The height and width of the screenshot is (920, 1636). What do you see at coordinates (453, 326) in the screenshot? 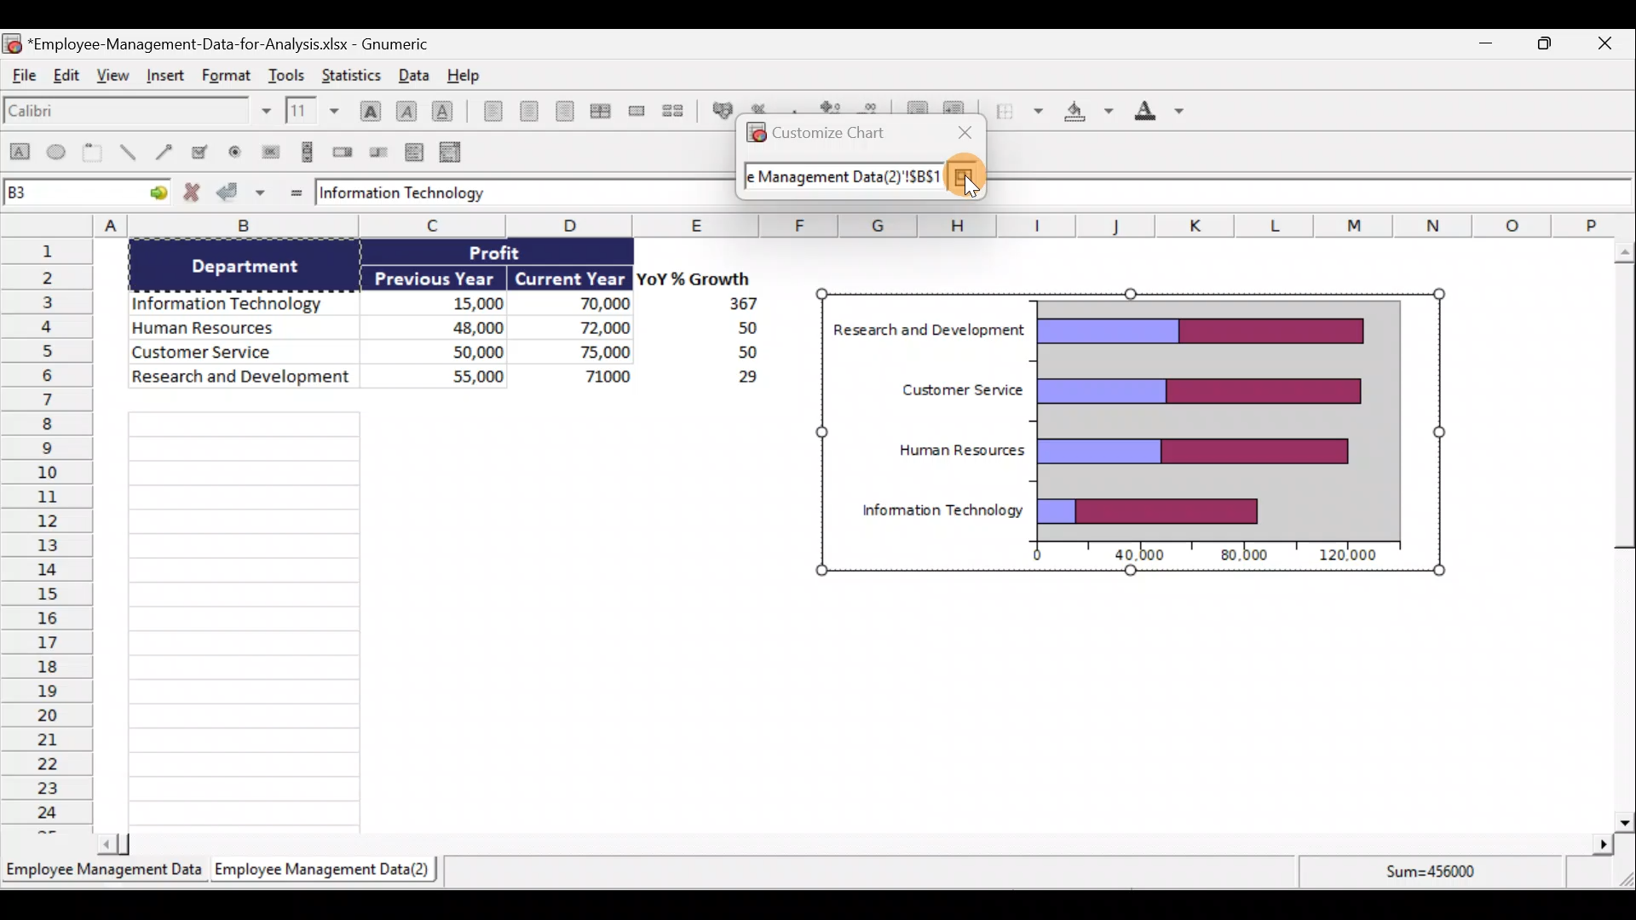
I see `48,000` at bounding box center [453, 326].